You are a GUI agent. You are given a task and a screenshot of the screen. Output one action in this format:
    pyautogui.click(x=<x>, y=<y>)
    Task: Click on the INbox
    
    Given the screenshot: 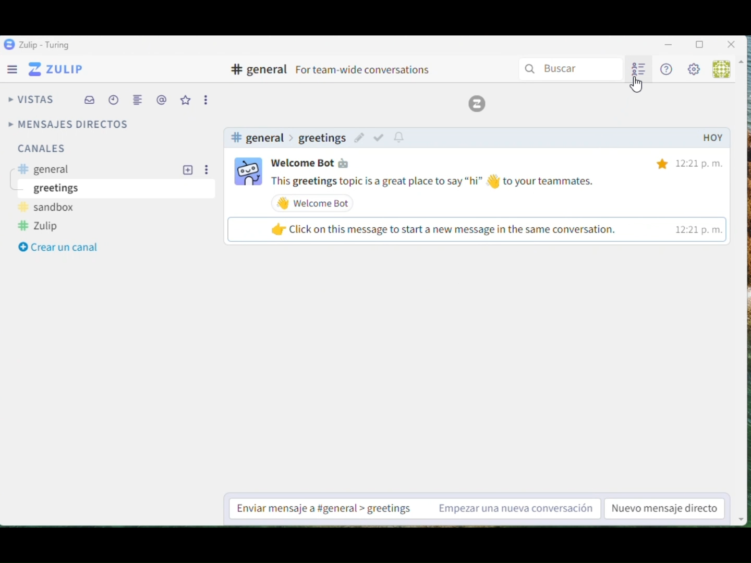 What is the action you would take?
    pyautogui.click(x=90, y=99)
    